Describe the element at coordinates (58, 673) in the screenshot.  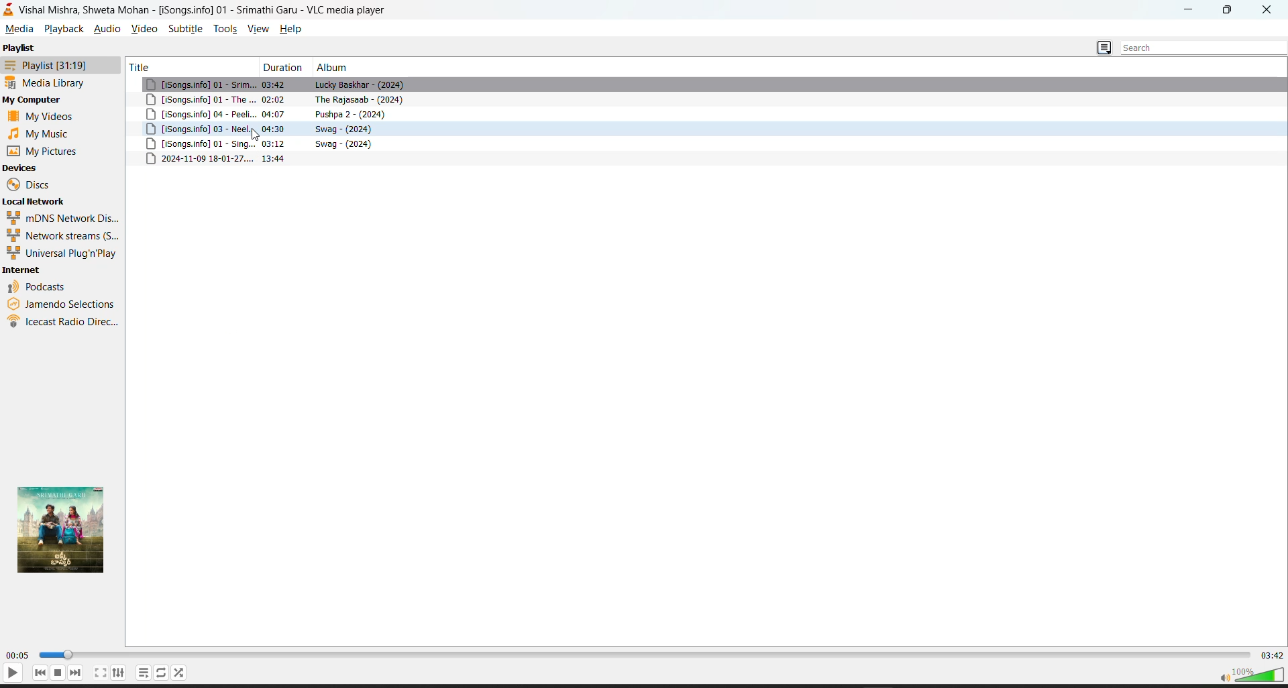
I see `stop` at that location.